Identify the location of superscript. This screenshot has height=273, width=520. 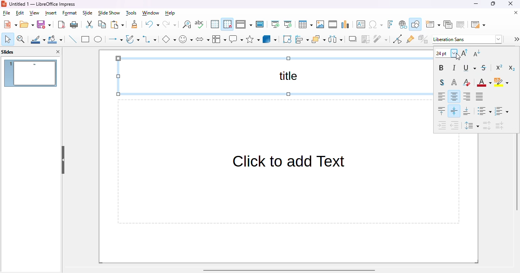
(500, 67).